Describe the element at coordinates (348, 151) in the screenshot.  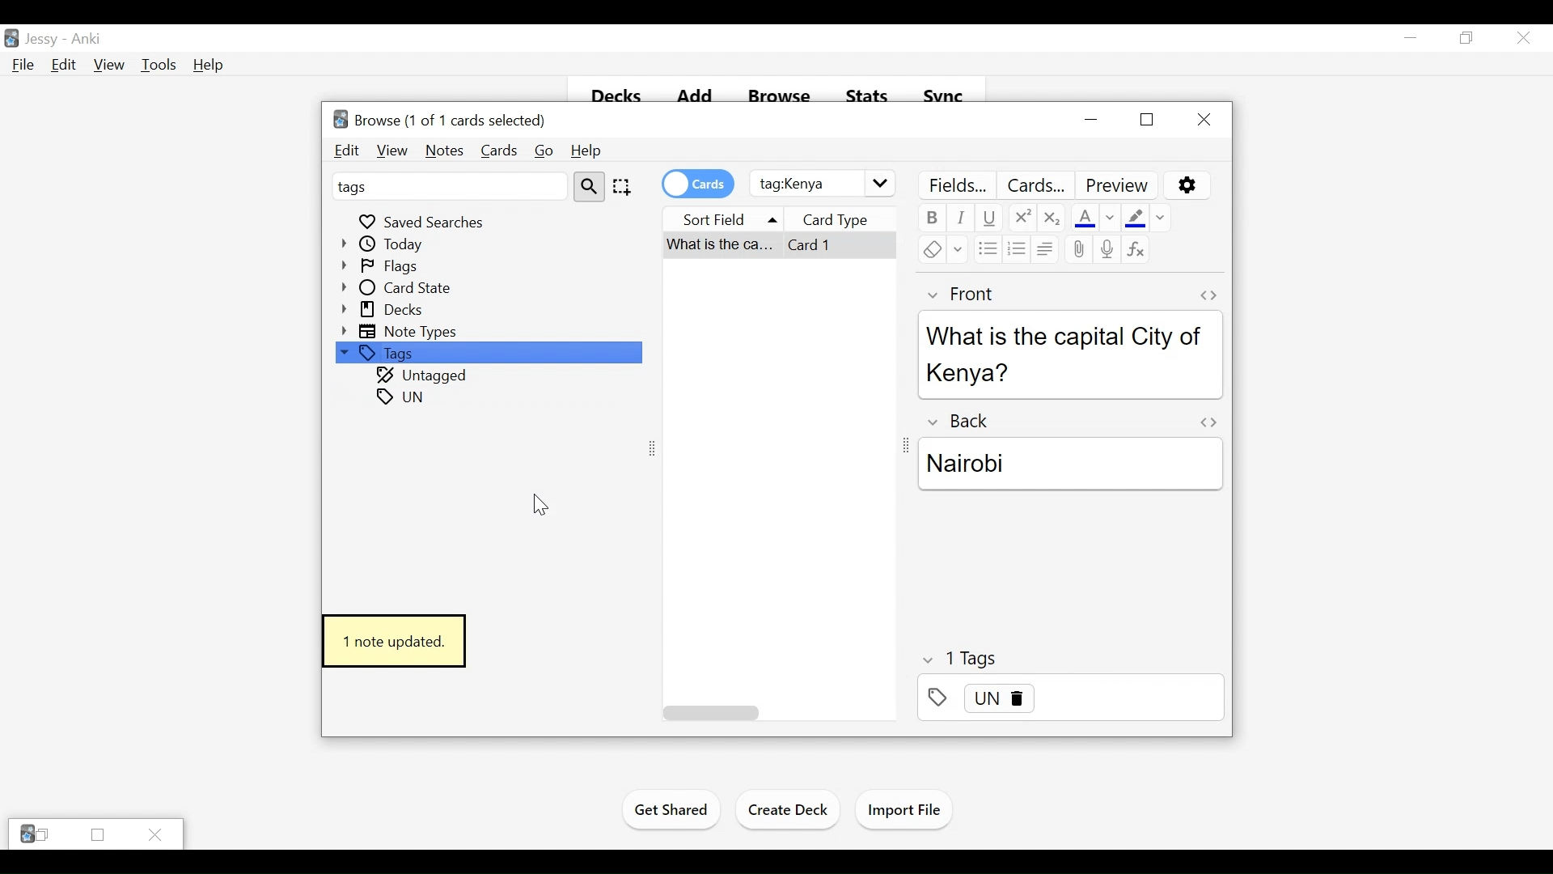
I see `Edit` at that location.